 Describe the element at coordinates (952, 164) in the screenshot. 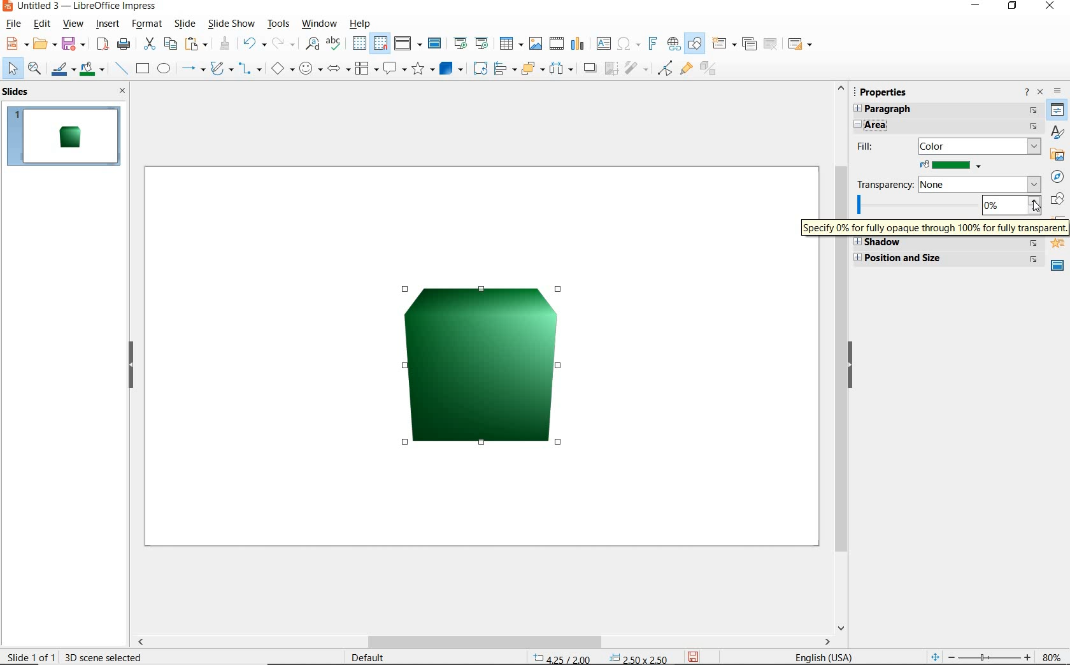

I see `FILL COLOR` at that location.